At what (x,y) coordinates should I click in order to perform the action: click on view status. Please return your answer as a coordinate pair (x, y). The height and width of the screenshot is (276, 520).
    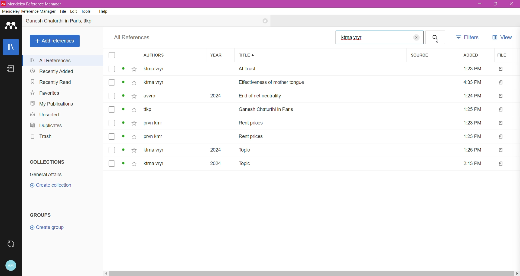
    Looking at the image, I should click on (123, 137).